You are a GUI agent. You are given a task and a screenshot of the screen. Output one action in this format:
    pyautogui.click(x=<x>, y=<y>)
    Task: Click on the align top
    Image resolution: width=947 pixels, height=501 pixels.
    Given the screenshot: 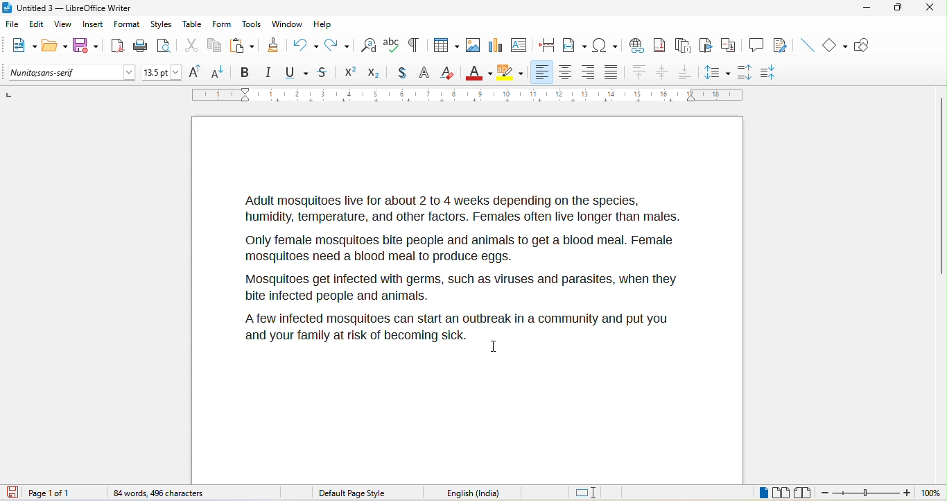 What is the action you would take?
    pyautogui.click(x=640, y=73)
    